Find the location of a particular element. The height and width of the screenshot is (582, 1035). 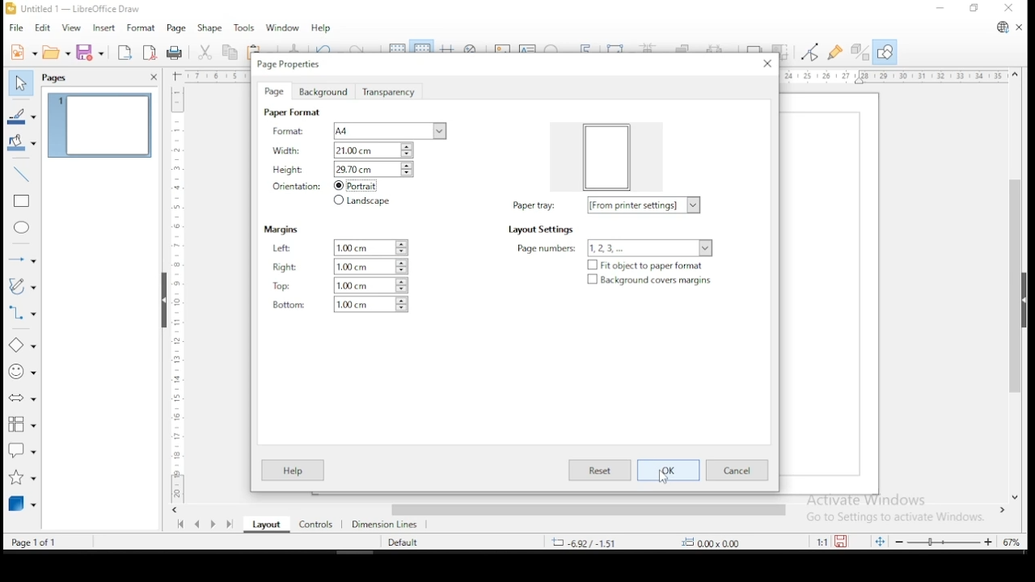

orientation is located at coordinates (298, 188).